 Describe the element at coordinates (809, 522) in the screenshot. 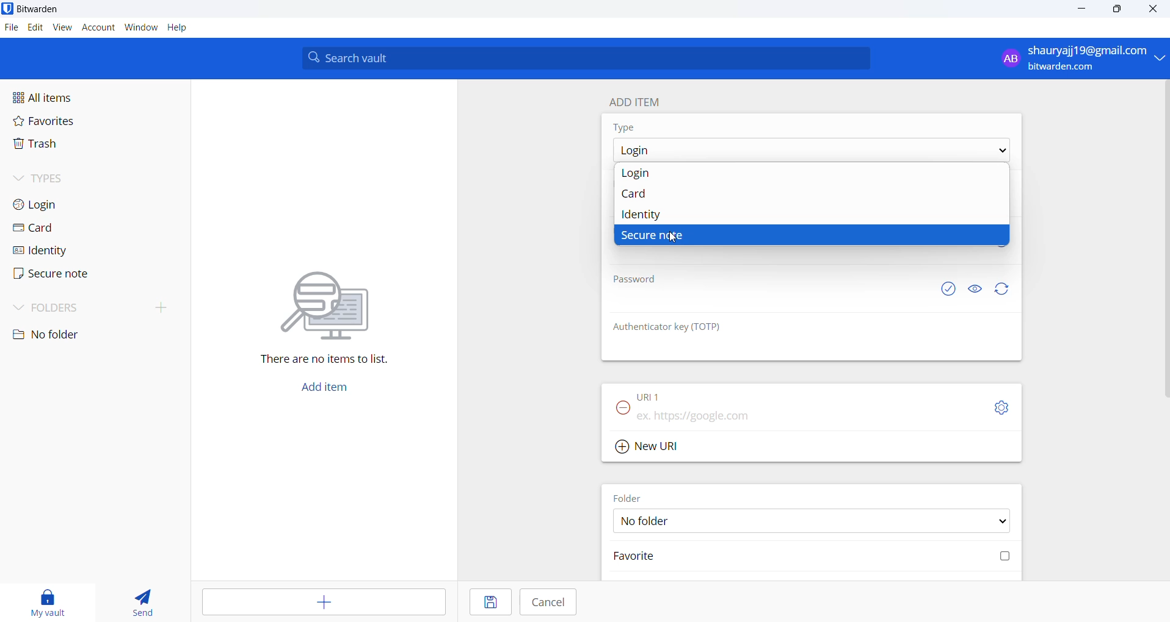

I see `folder options` at that location.